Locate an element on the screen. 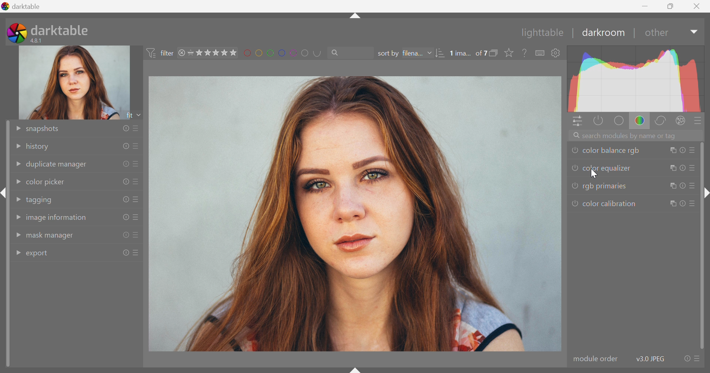 Image resolution: width=710 pixels, height=373 pixels. darktable is located at coordinates (61, 28).